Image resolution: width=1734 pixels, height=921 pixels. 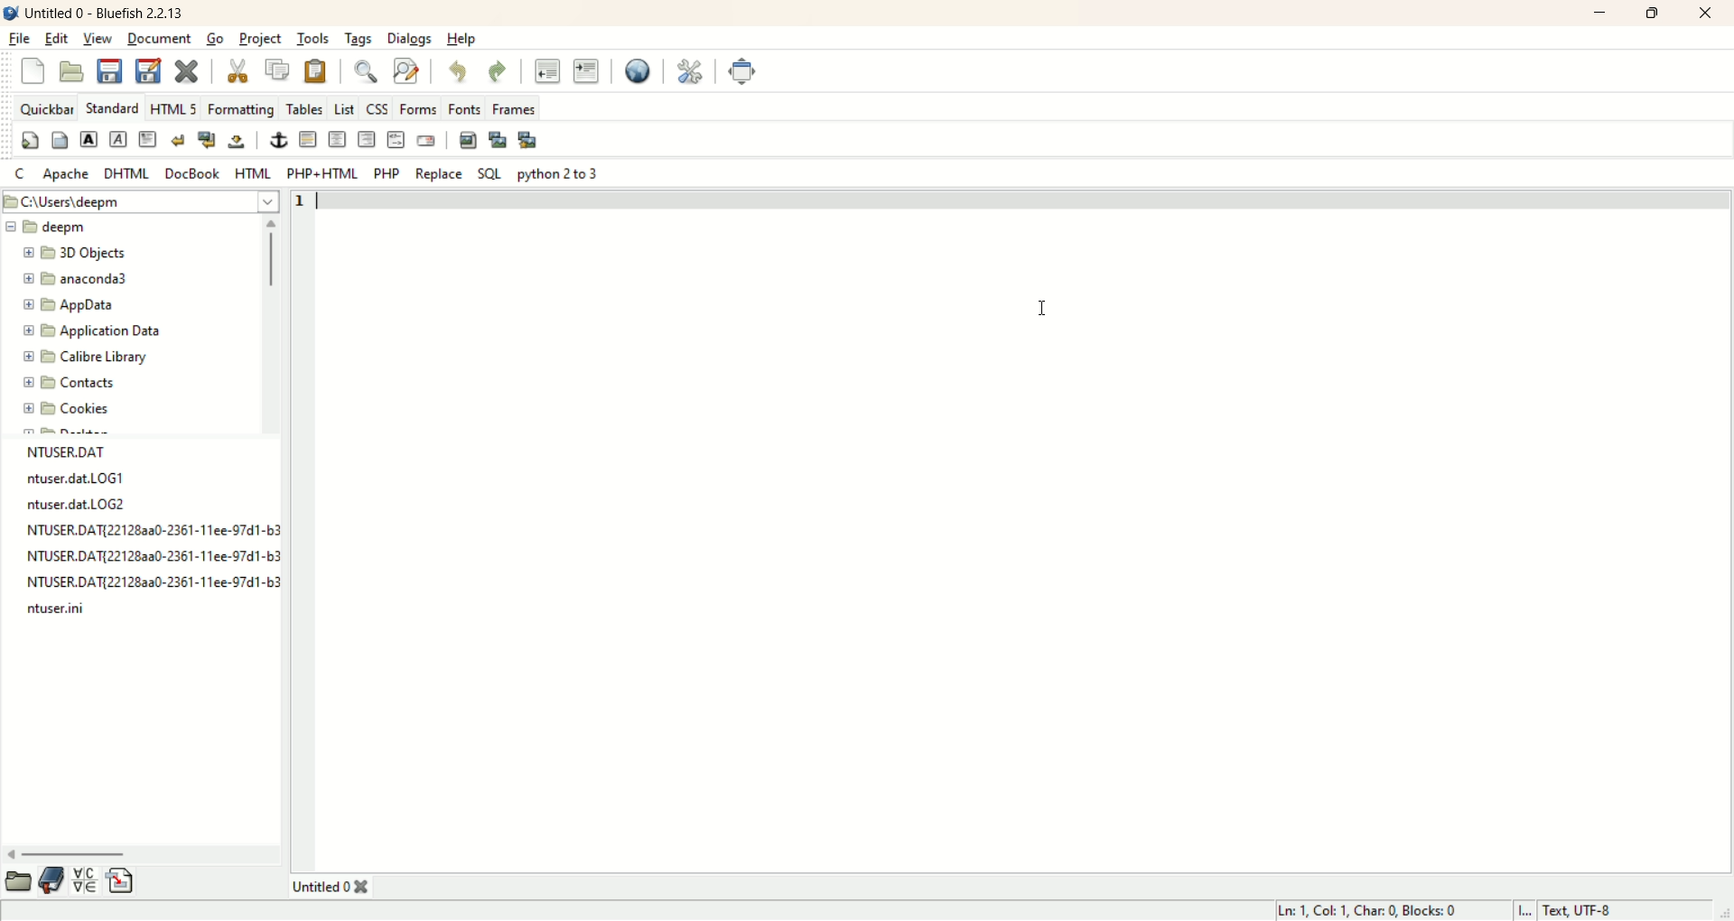 What do you see at coordinates (545, 71) in the screenshot?
I see `unindent` at bounding box center [545, 71].